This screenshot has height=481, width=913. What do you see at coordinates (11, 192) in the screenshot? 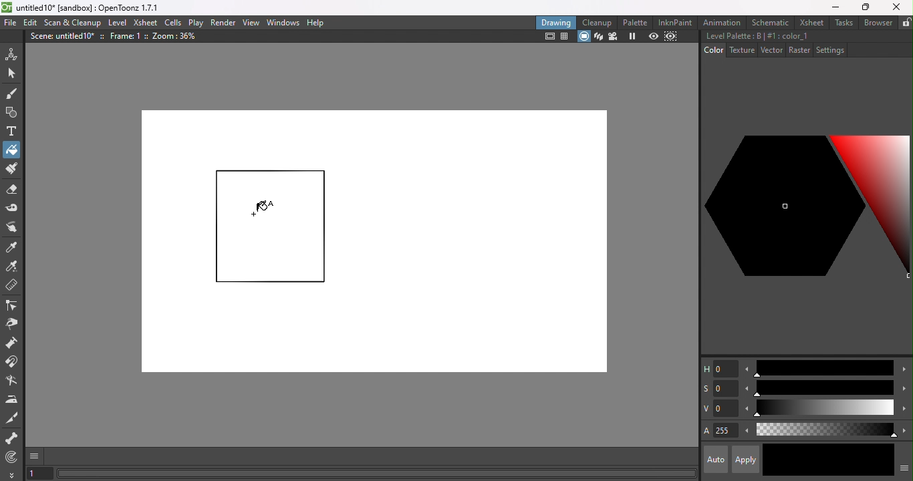
I see `Eraser` at bounding box center [11, 192].